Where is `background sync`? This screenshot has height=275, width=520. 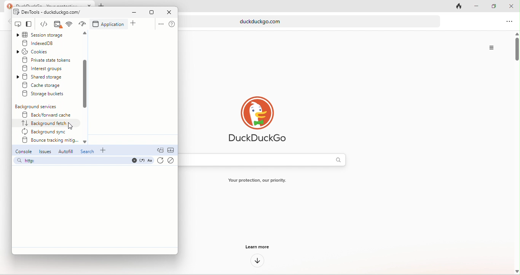 background sync is located at coordinates (46, 132).